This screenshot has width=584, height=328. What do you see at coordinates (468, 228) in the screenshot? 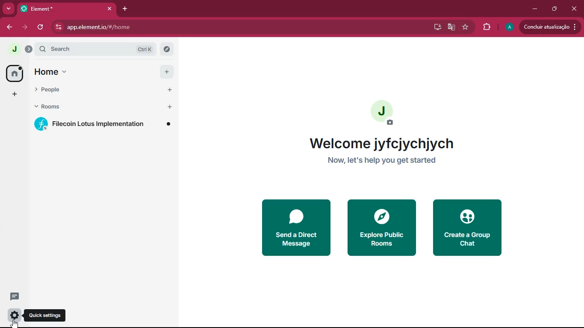
I see `create a group chat` at bounding box center [468, 228].